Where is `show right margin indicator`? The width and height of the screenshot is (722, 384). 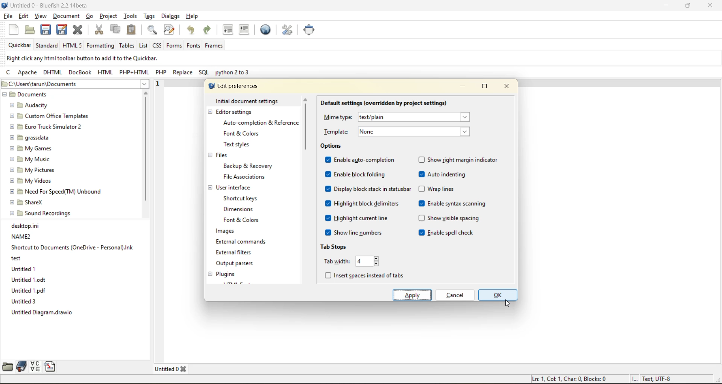
show right margin indicator is located at coordinates (460, 159).